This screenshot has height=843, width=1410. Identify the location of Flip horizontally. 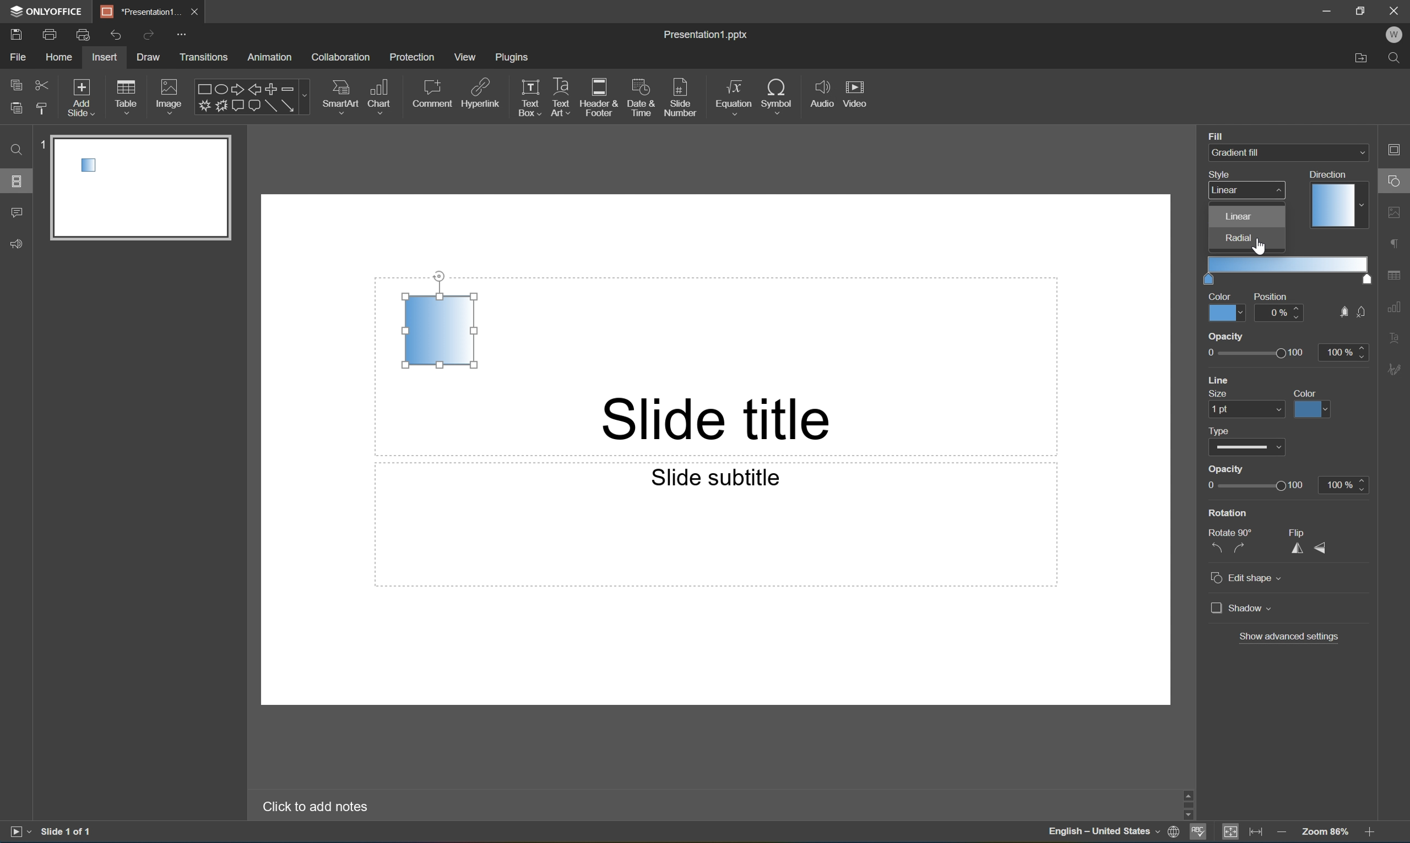
(1295, 553).